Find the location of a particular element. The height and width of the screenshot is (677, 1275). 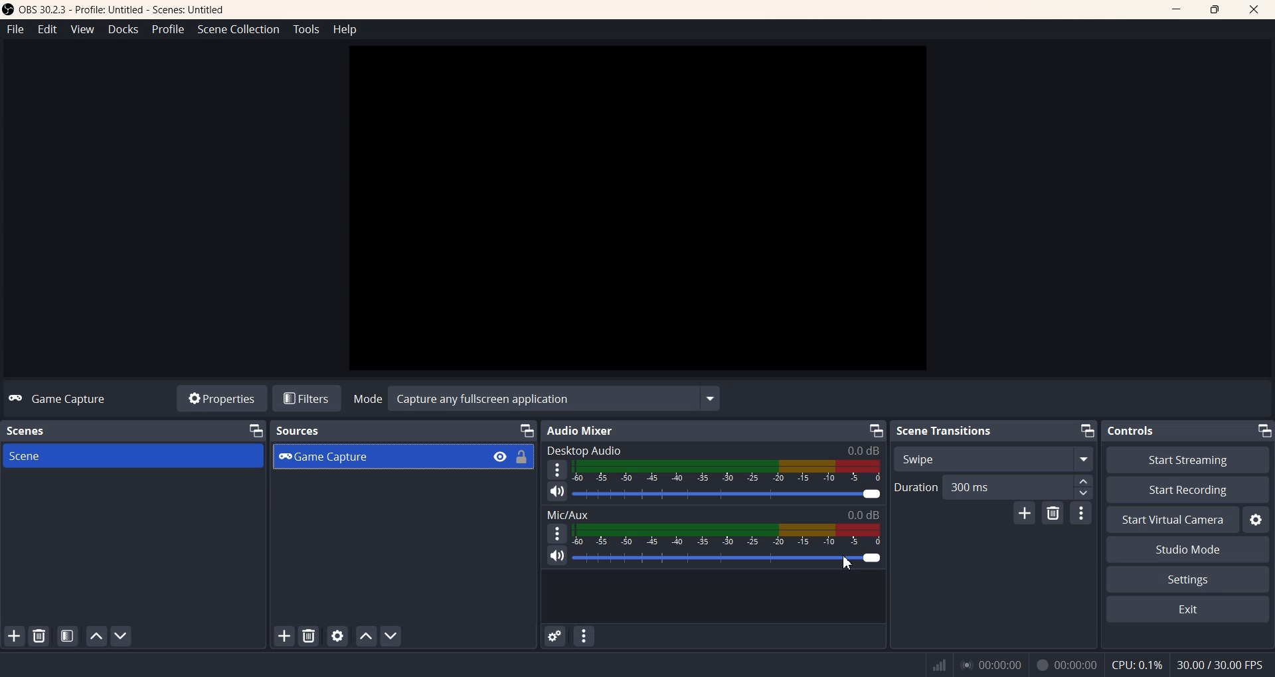

Volume Adjuster is located at coordinates (726, 557).